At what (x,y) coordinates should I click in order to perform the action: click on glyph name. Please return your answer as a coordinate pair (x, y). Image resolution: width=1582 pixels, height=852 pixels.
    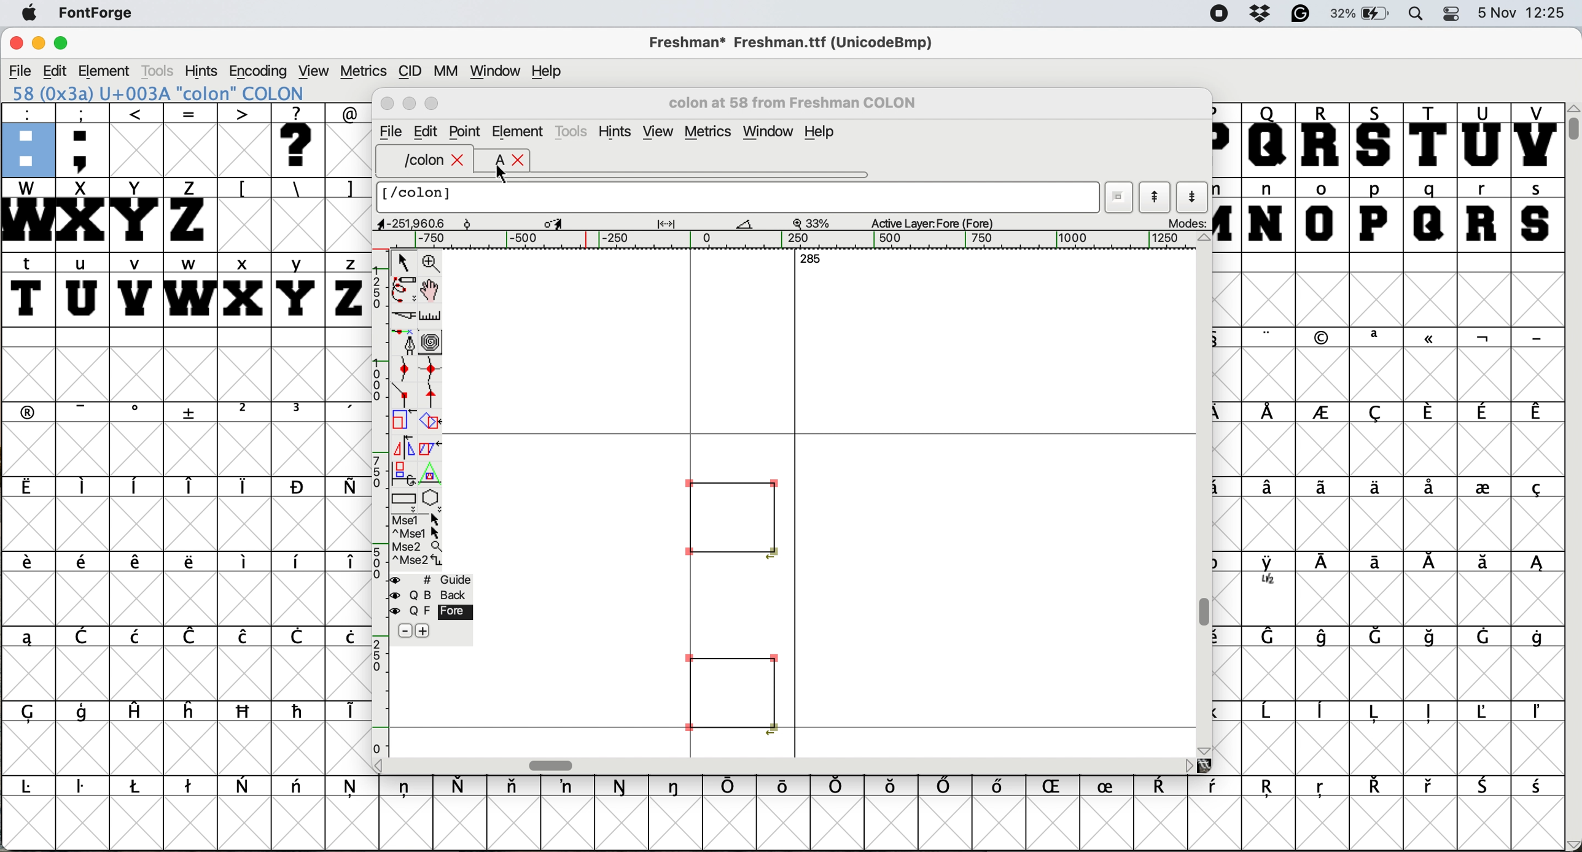
    Looking at the image, I should click on (740, 198).